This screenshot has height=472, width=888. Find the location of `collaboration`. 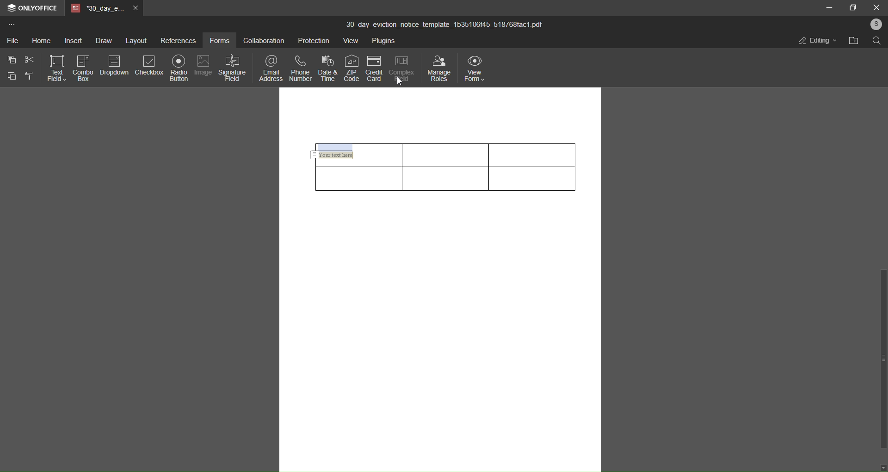

collaboration is located at coordinates (262, 42).